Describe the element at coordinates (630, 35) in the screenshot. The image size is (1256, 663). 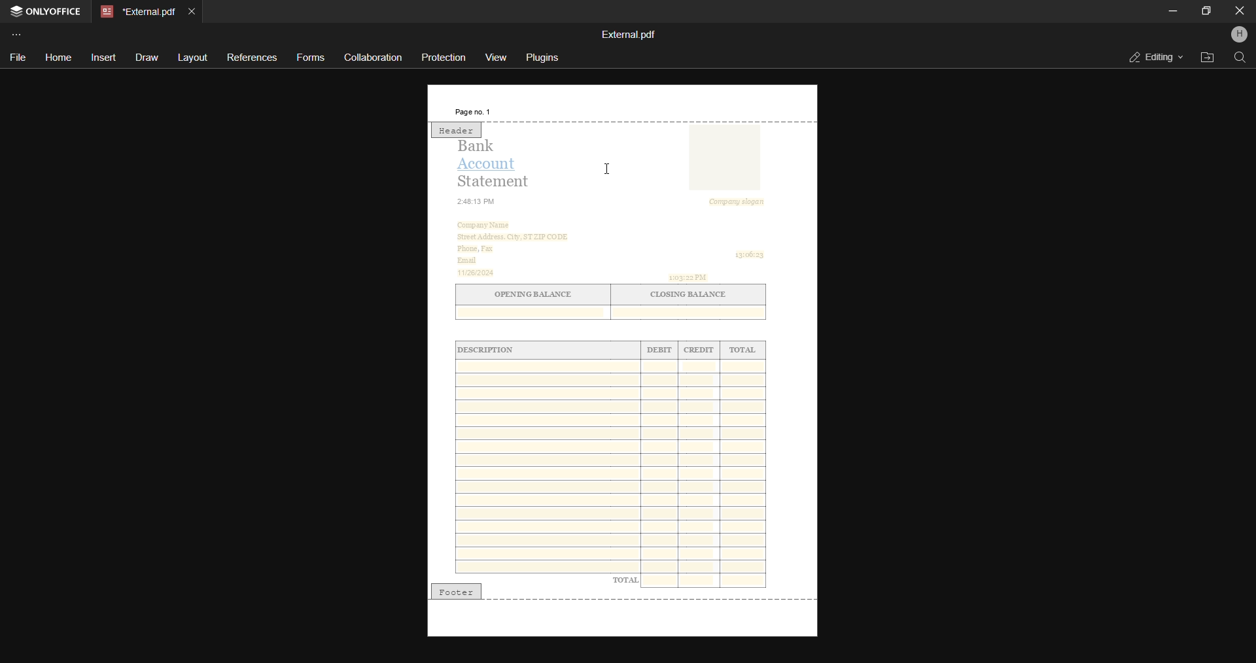
I see `External.pdf(file name)` at that location.